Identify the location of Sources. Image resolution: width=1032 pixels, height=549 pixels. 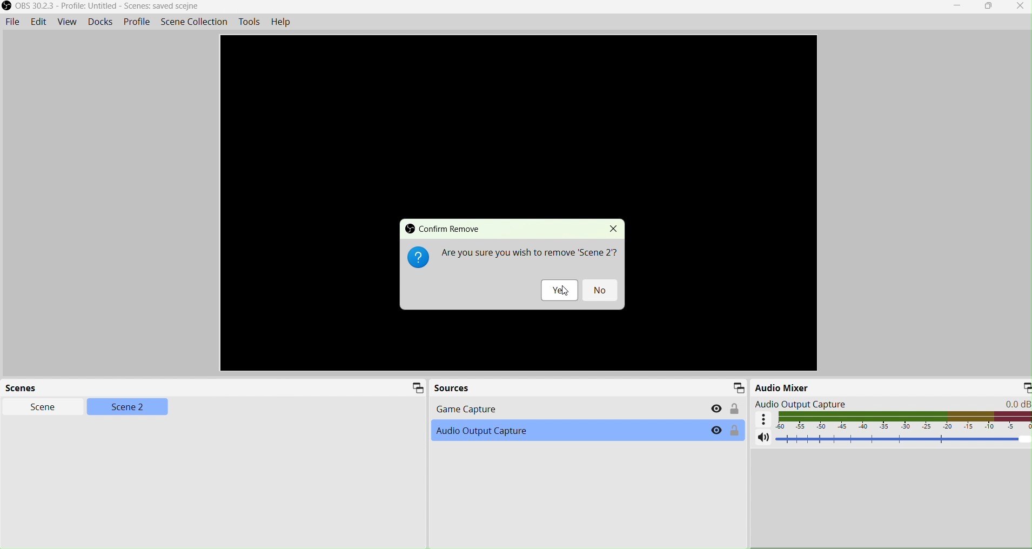
(453, 387).